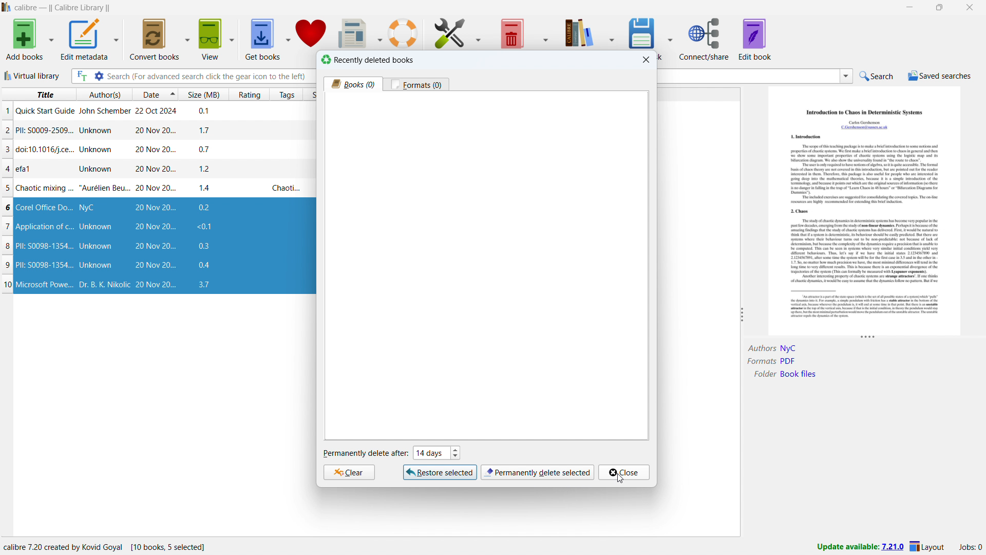 This screenshot has width=986, height=555. What do you see at coordinates (647, 60) in the screenshot?
I see `close` at bounding box center [647, 60].